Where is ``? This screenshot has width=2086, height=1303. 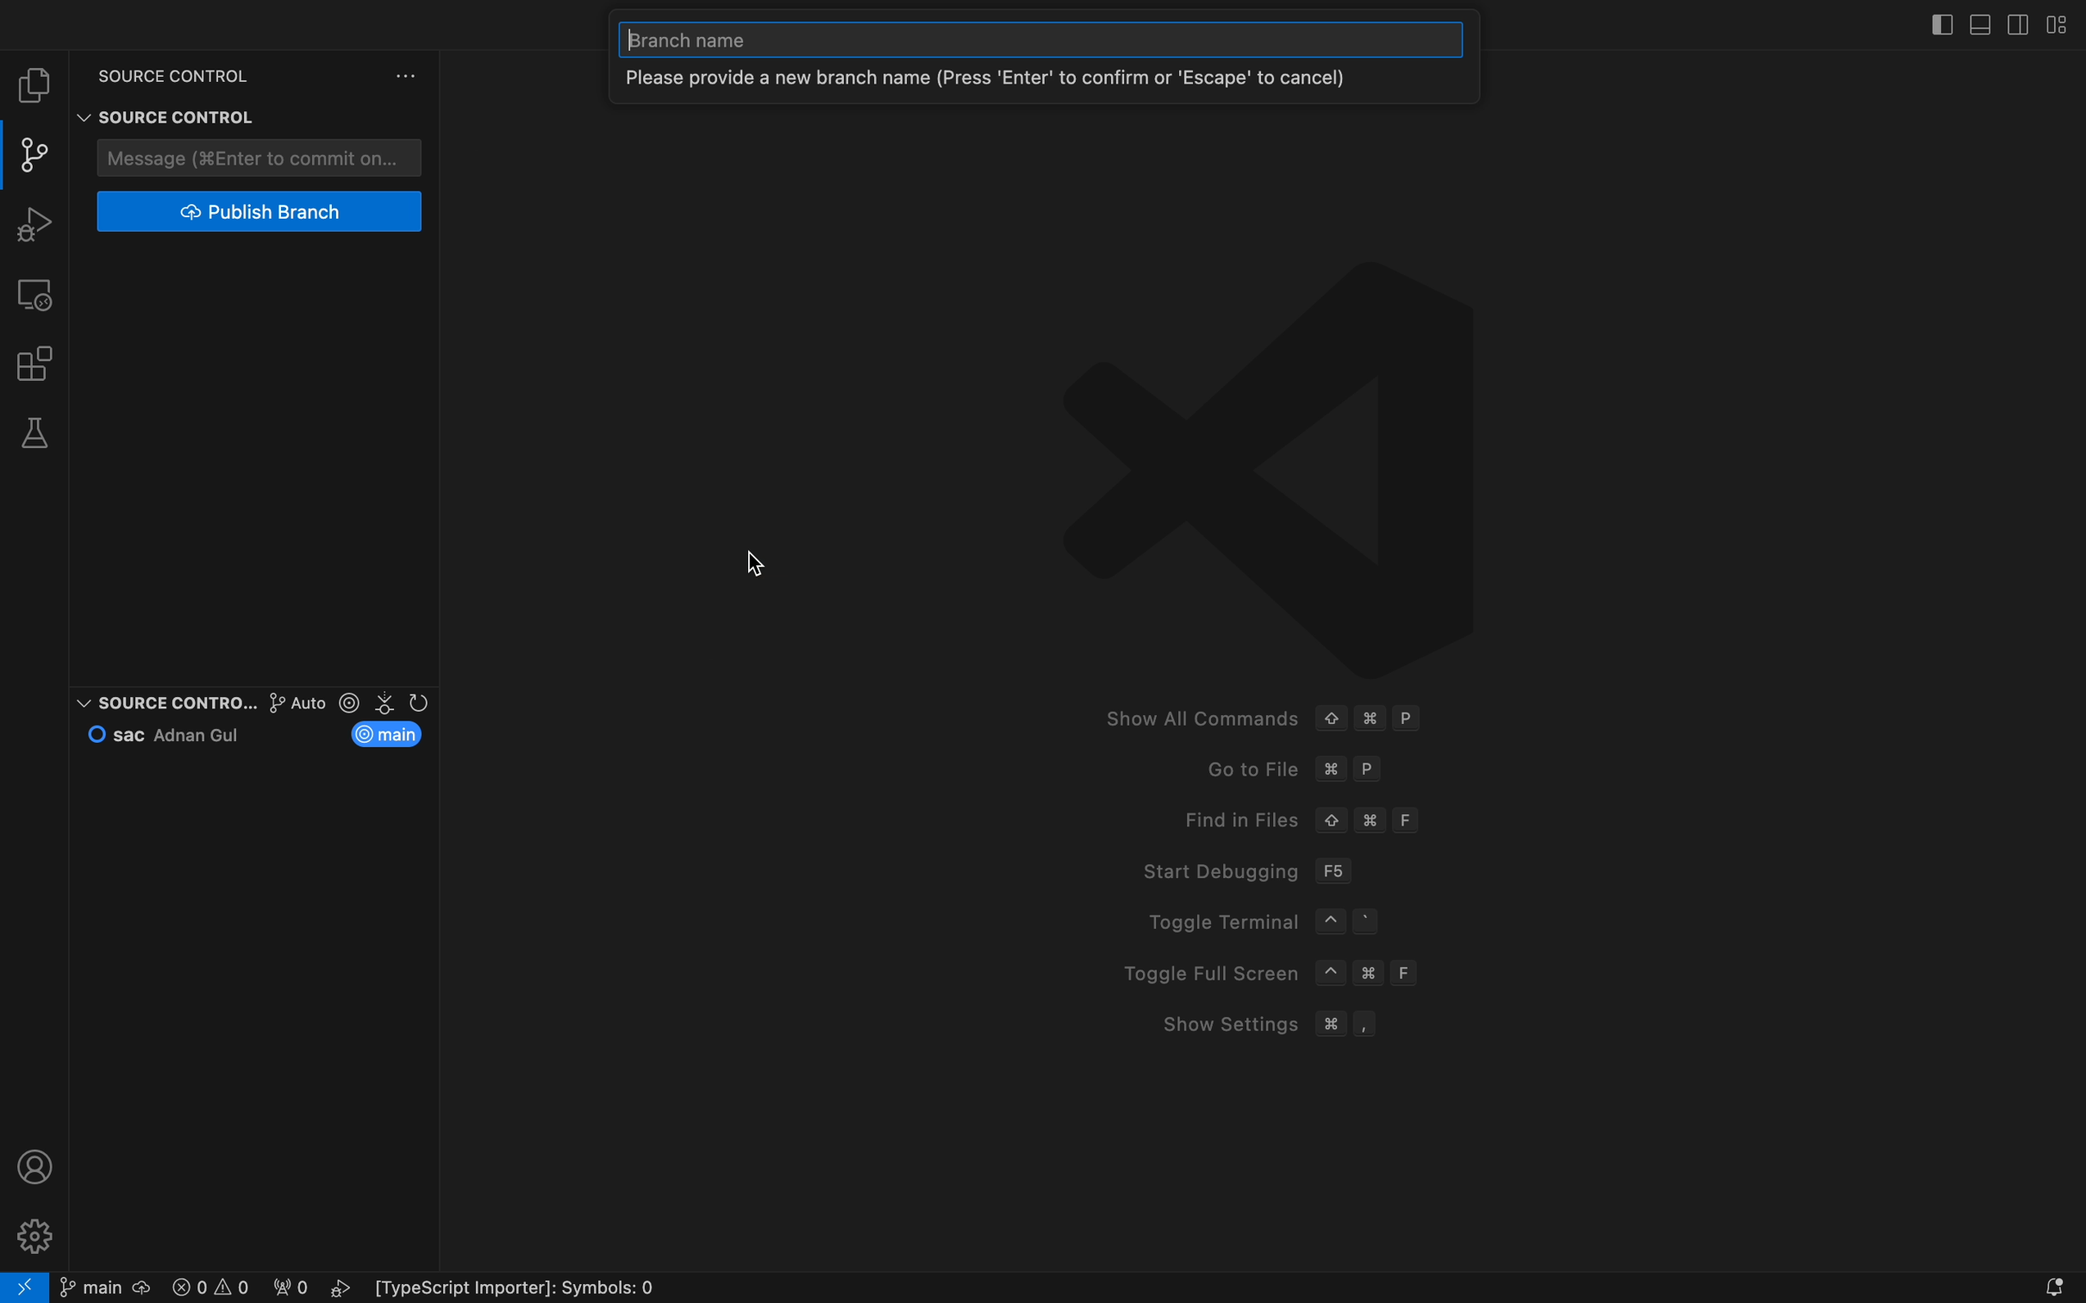
 is located at coordinates (407, 74).